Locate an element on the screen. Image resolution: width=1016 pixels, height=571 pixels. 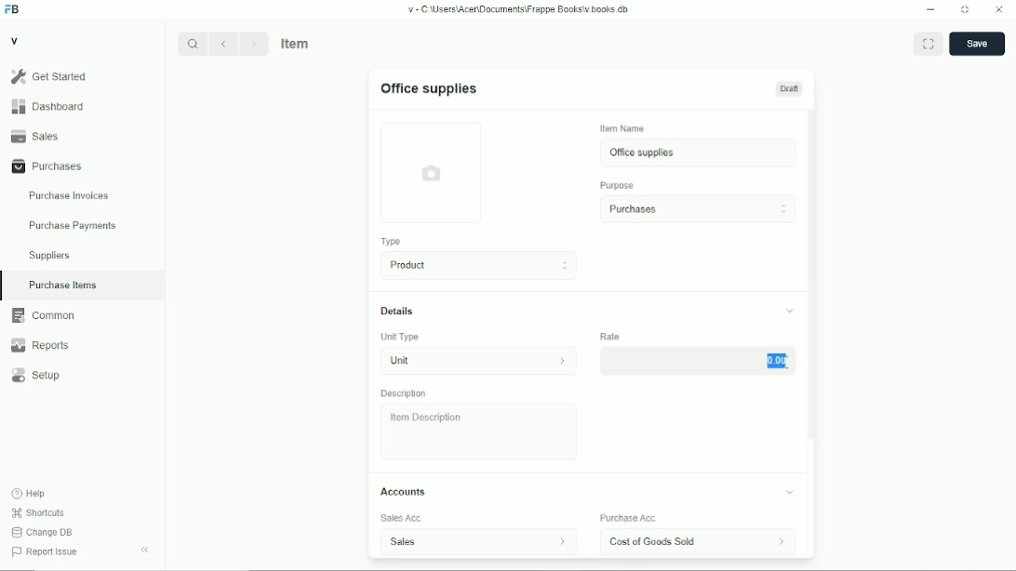
v-C:\Users\Acer\Documents\Frappe books\v.books.db is located at coordinates (519, 9).